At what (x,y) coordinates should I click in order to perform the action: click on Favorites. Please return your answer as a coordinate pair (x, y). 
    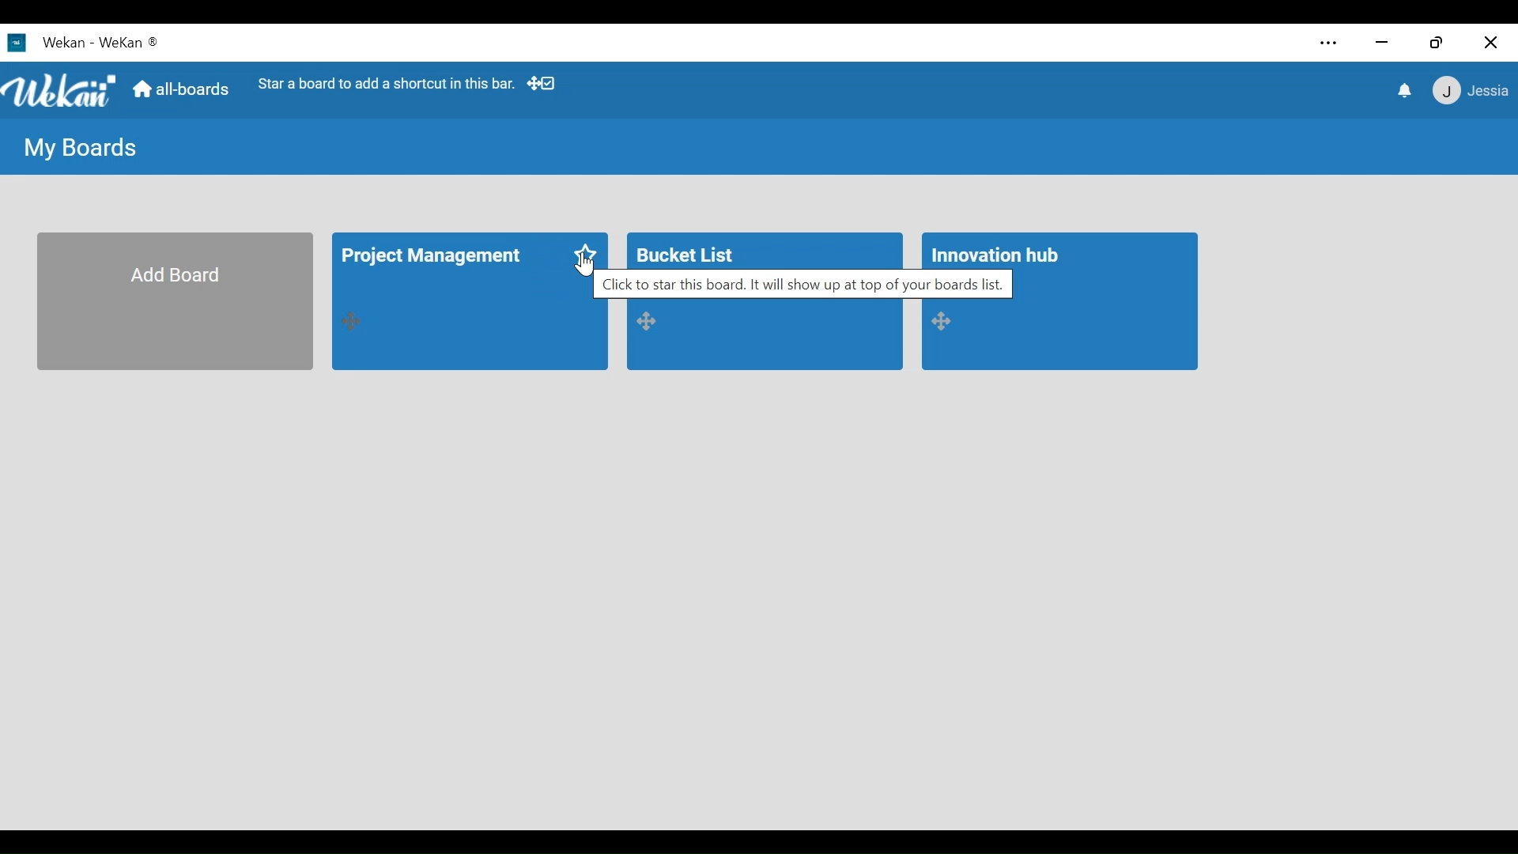
    Looking at the image, I should click on (587, 255).